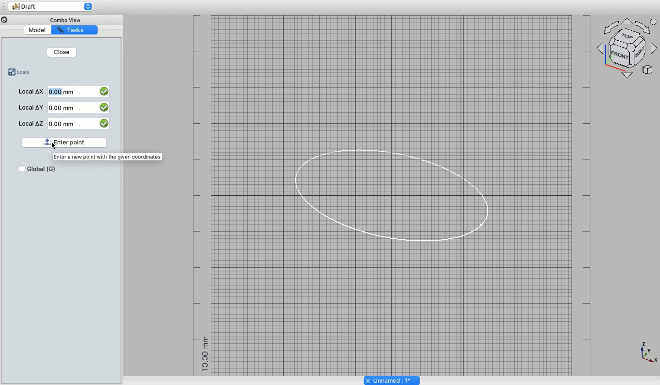  What do you see at coordinates (68, 19) in the screenshot?
I see `Combo View` at bounding box center [68, 19].